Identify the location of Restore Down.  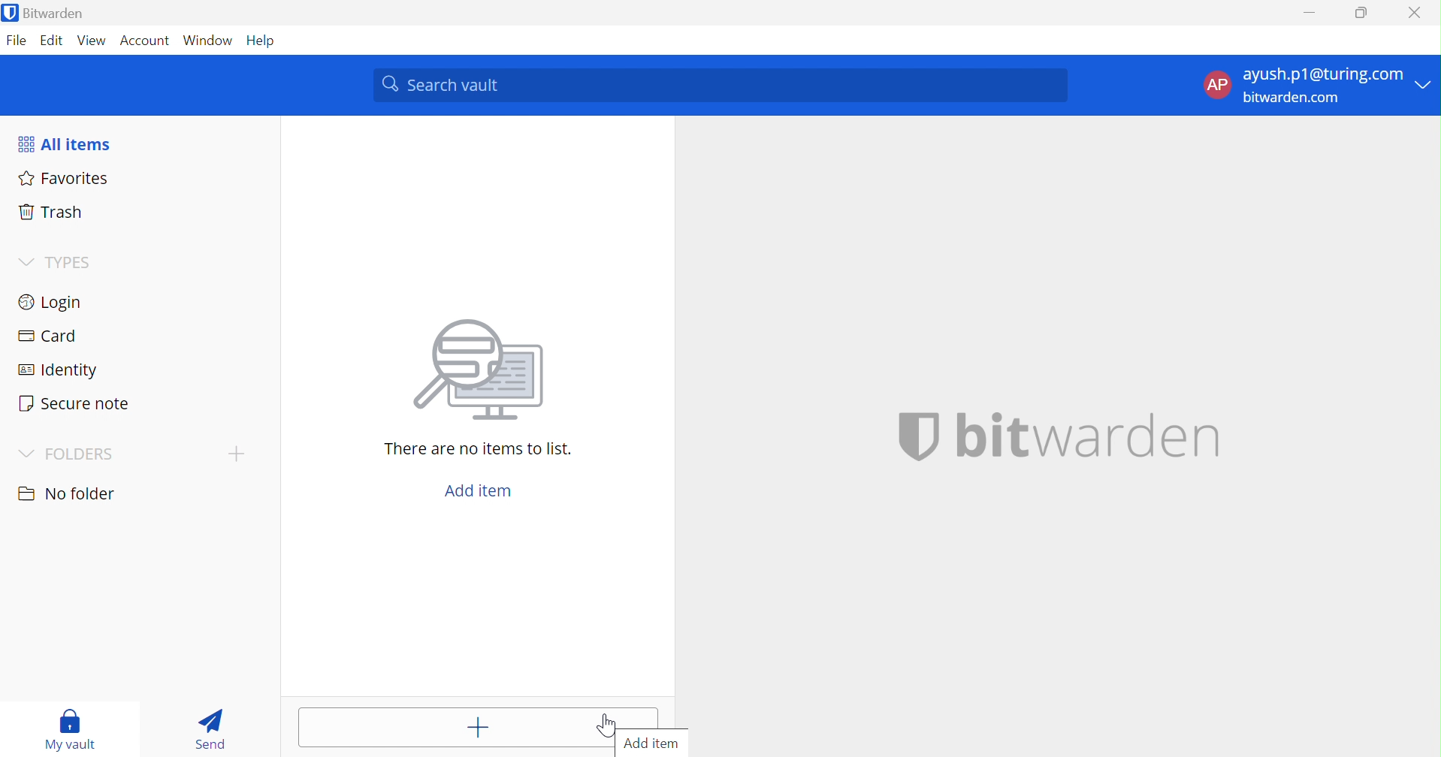
(1361, 13).